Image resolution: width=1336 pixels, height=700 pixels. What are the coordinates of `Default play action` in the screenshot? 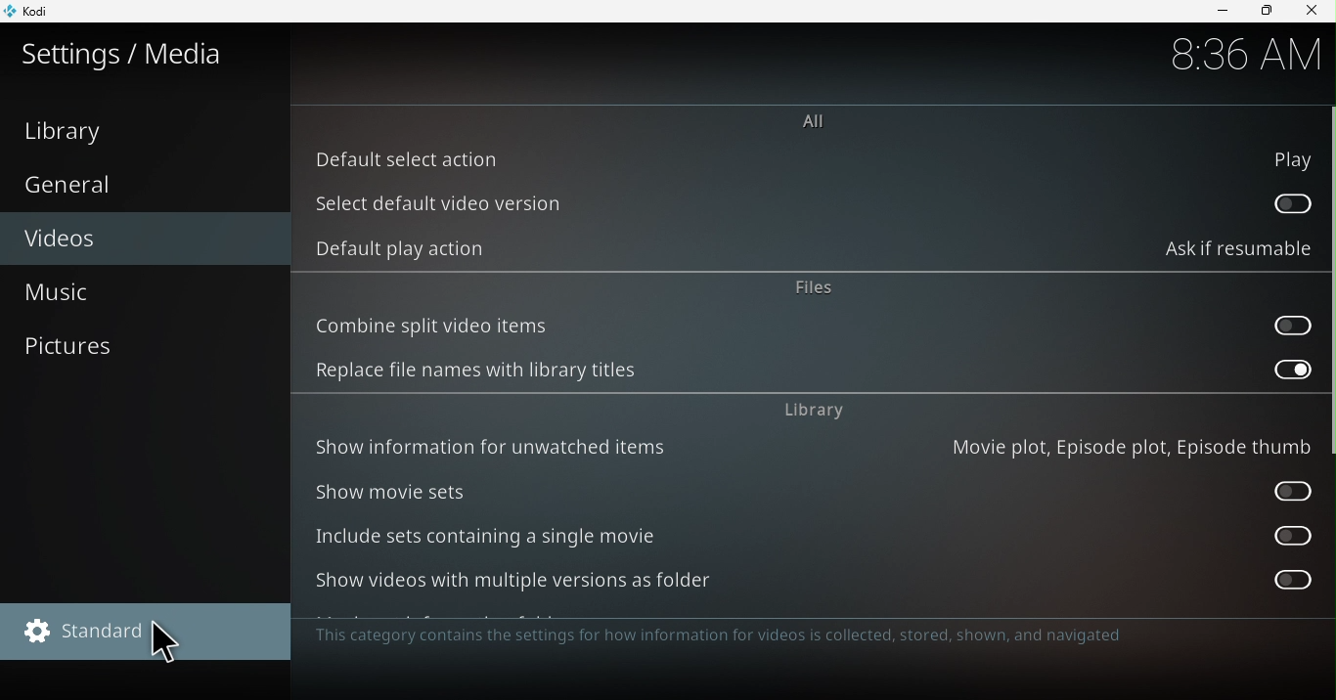 It's located at (808, 250).